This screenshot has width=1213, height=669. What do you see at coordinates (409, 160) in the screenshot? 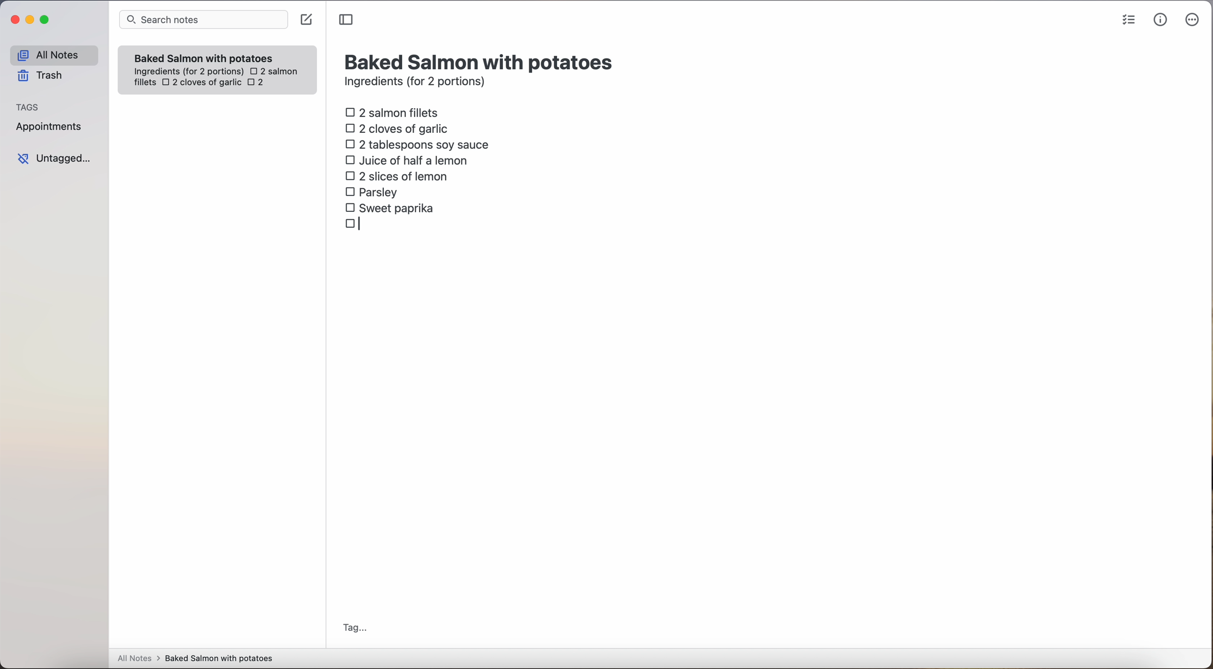
I see `juice of half a lemon` at bounding box center [409, 160].